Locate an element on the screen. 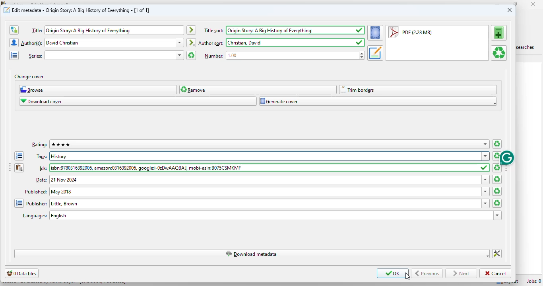 The height and width of the screenshot is (286, 543). cursor is located at coordinates (407, 276).